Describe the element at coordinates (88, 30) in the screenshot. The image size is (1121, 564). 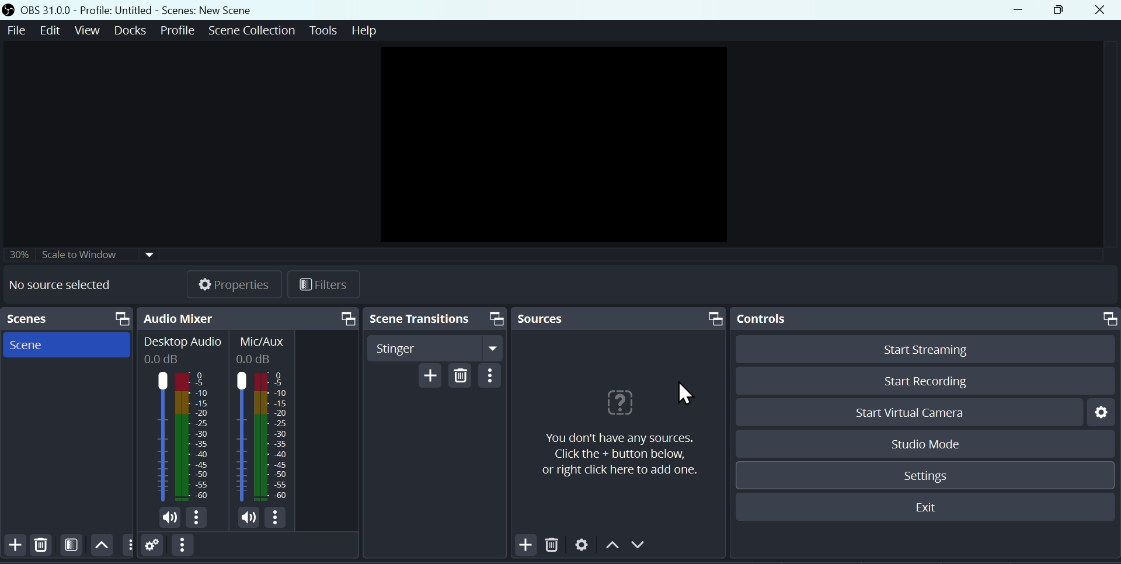
I see `Views` at that location.